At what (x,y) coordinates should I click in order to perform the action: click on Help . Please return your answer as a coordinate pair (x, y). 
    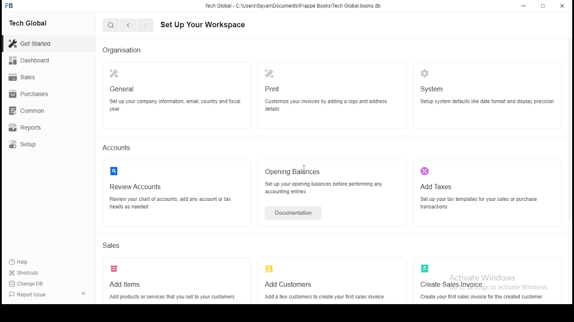
    Looking at the image, I should click on (18, 262).